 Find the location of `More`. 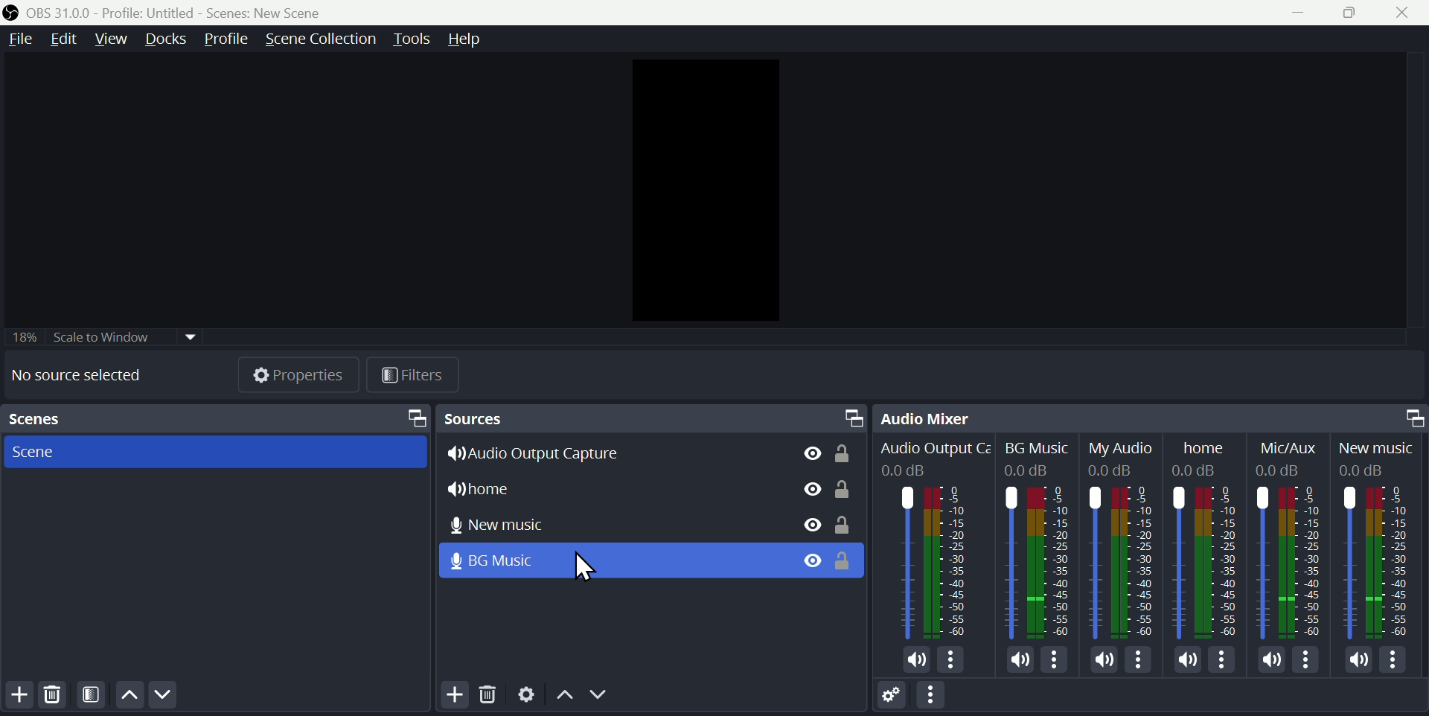

More is located at coordinates (1053, 656).